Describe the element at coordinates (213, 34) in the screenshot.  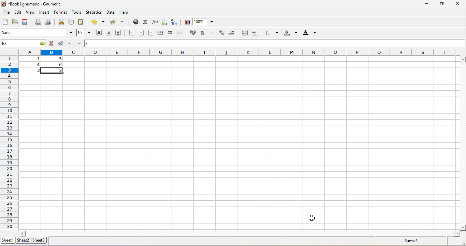
I see `set the format of the selected cells` at that location.